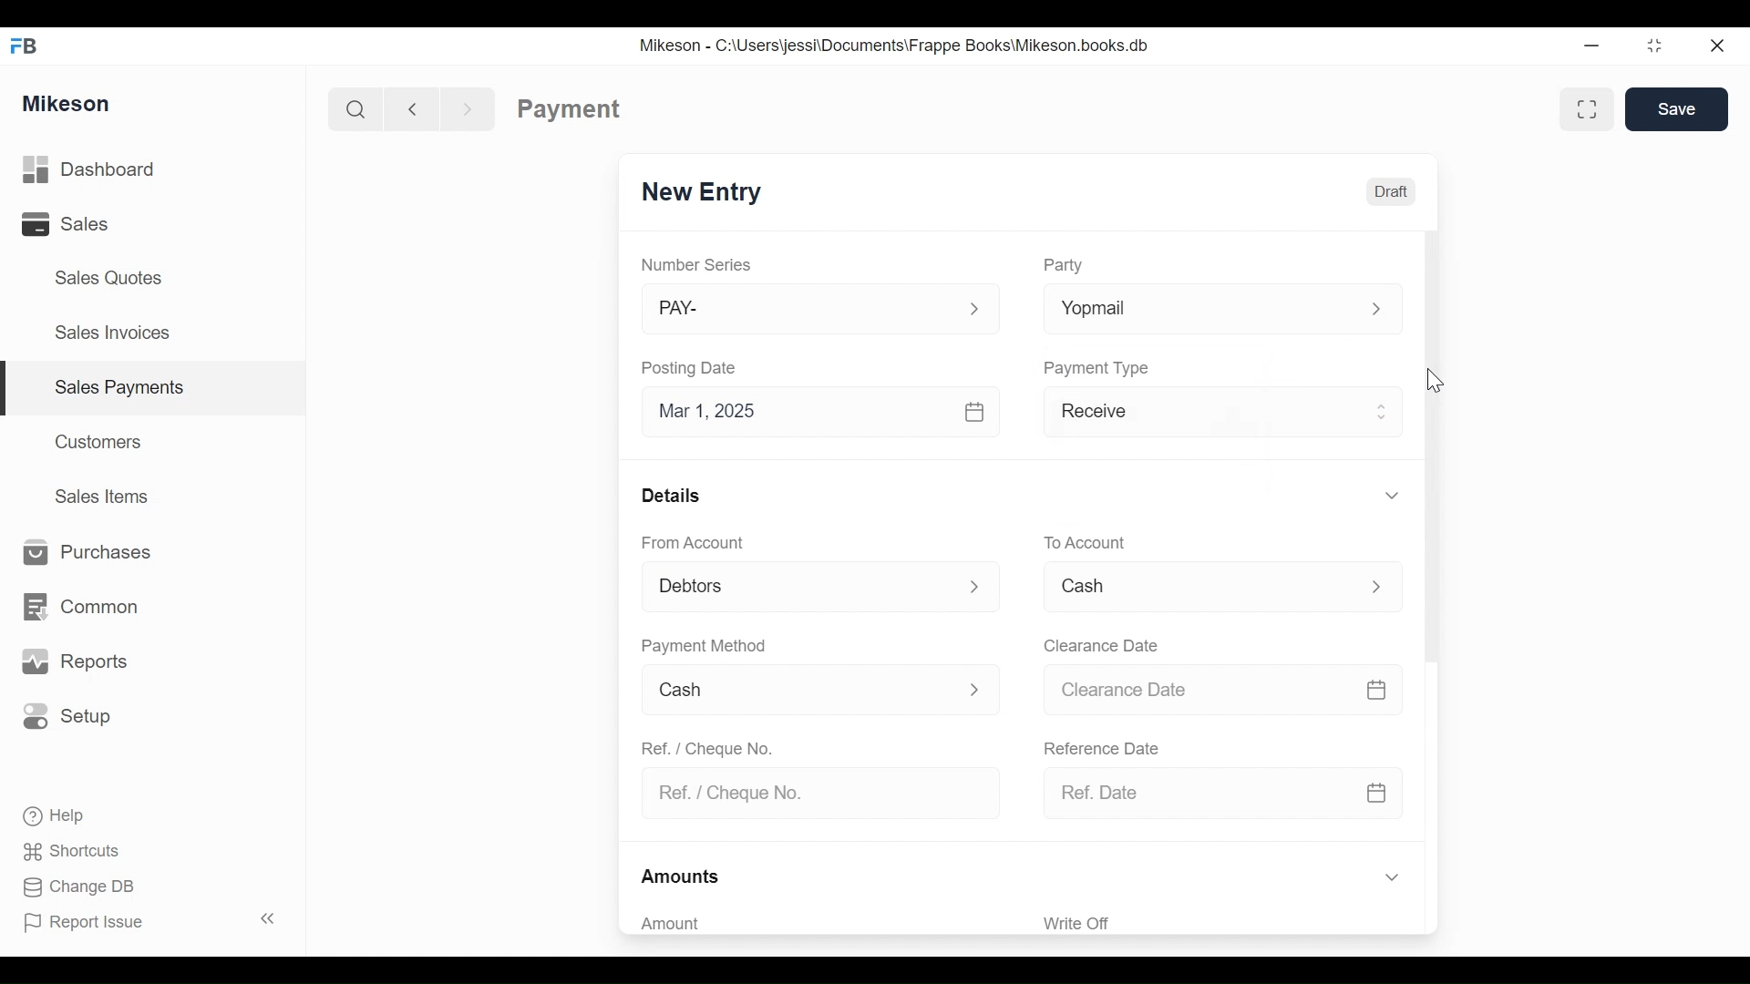 This screenshot has height=984, width=1750. I want to click on Posting Date, so click(699, 369).